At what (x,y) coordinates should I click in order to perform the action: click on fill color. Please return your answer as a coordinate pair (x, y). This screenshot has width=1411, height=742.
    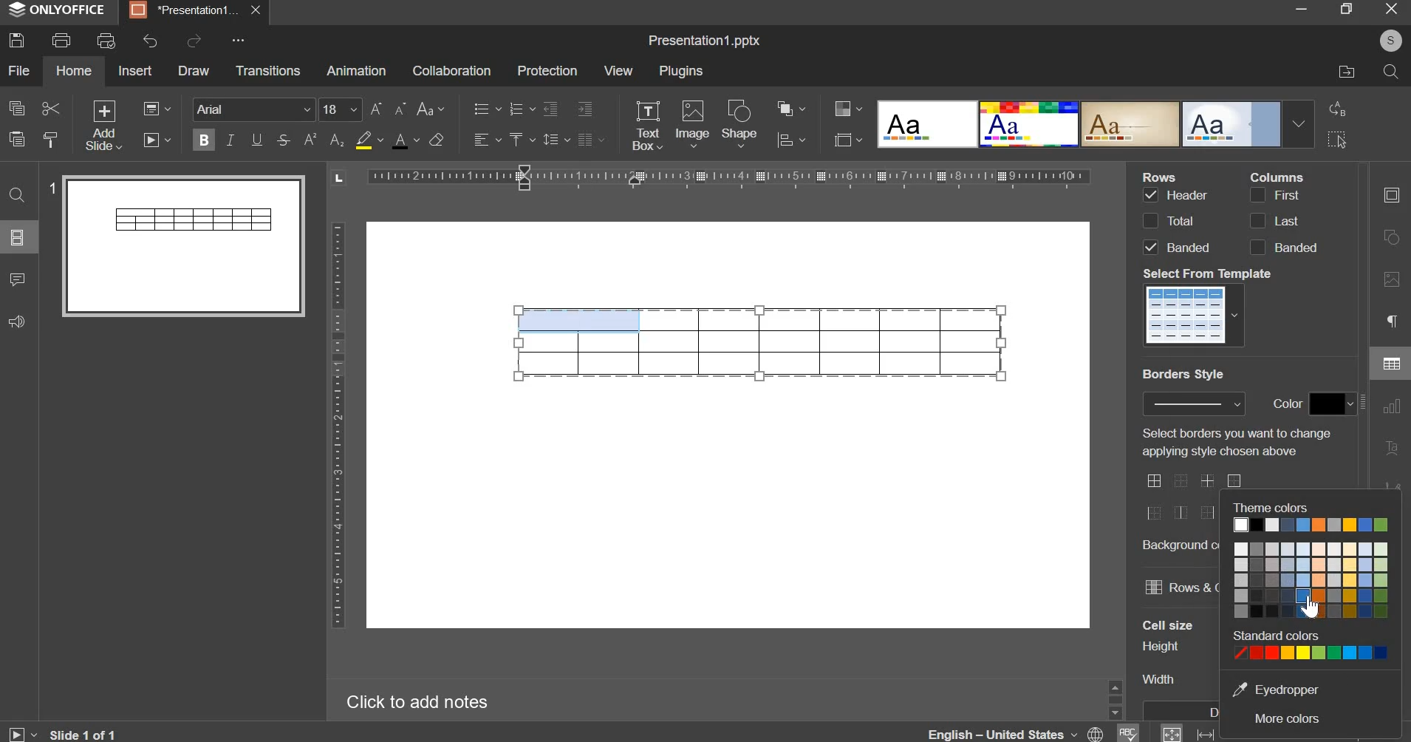
    Looking at the image, I should click on (368, 140).